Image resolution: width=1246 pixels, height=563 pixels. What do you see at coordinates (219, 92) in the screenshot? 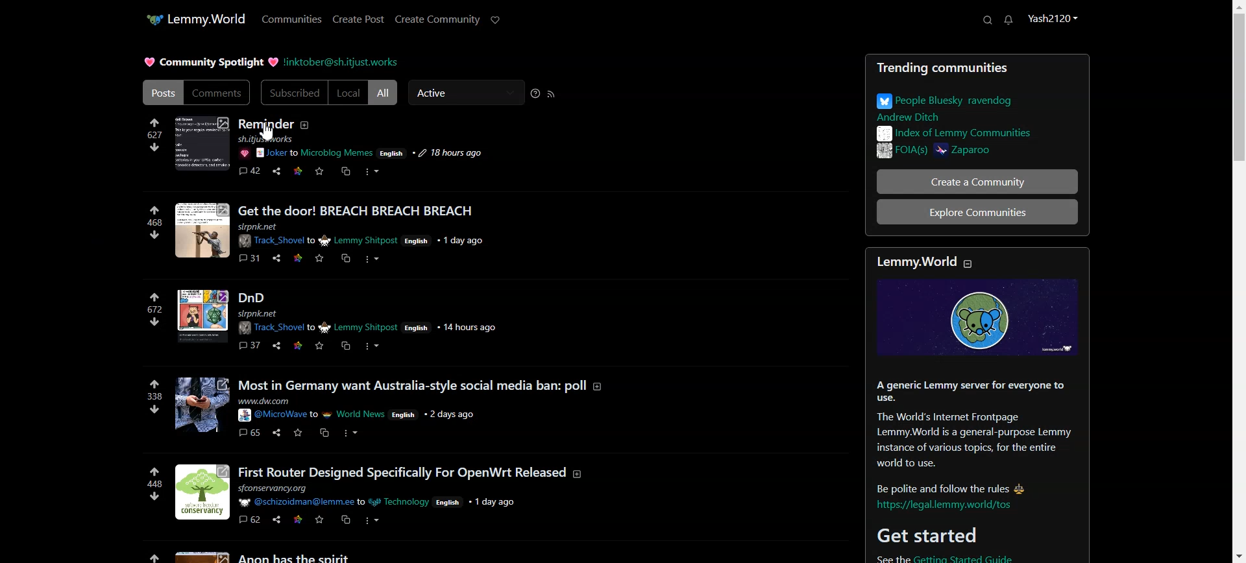
I see `Comments` at bounding box center [219, 92].